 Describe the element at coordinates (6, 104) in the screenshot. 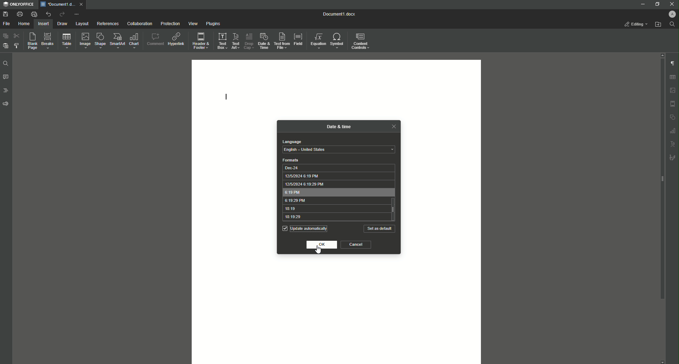

I see `Feedback` at that location.